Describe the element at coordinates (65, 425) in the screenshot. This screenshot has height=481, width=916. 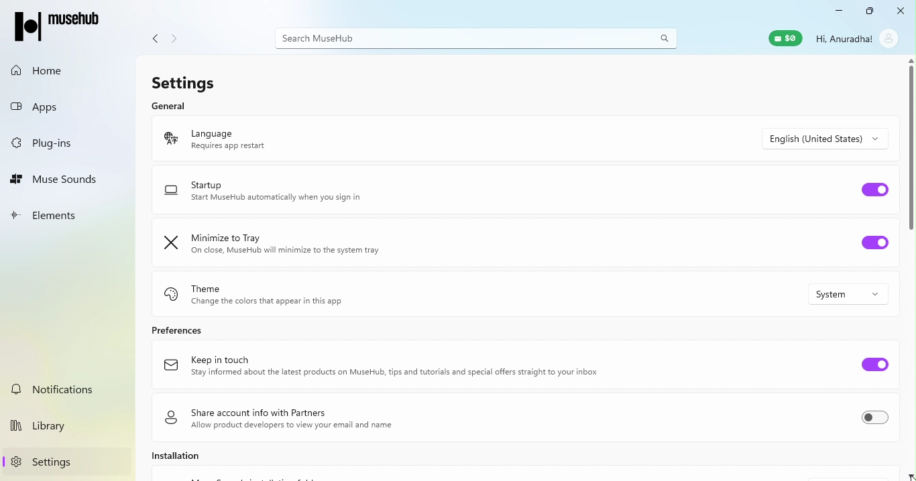
I see `Library` at that location.